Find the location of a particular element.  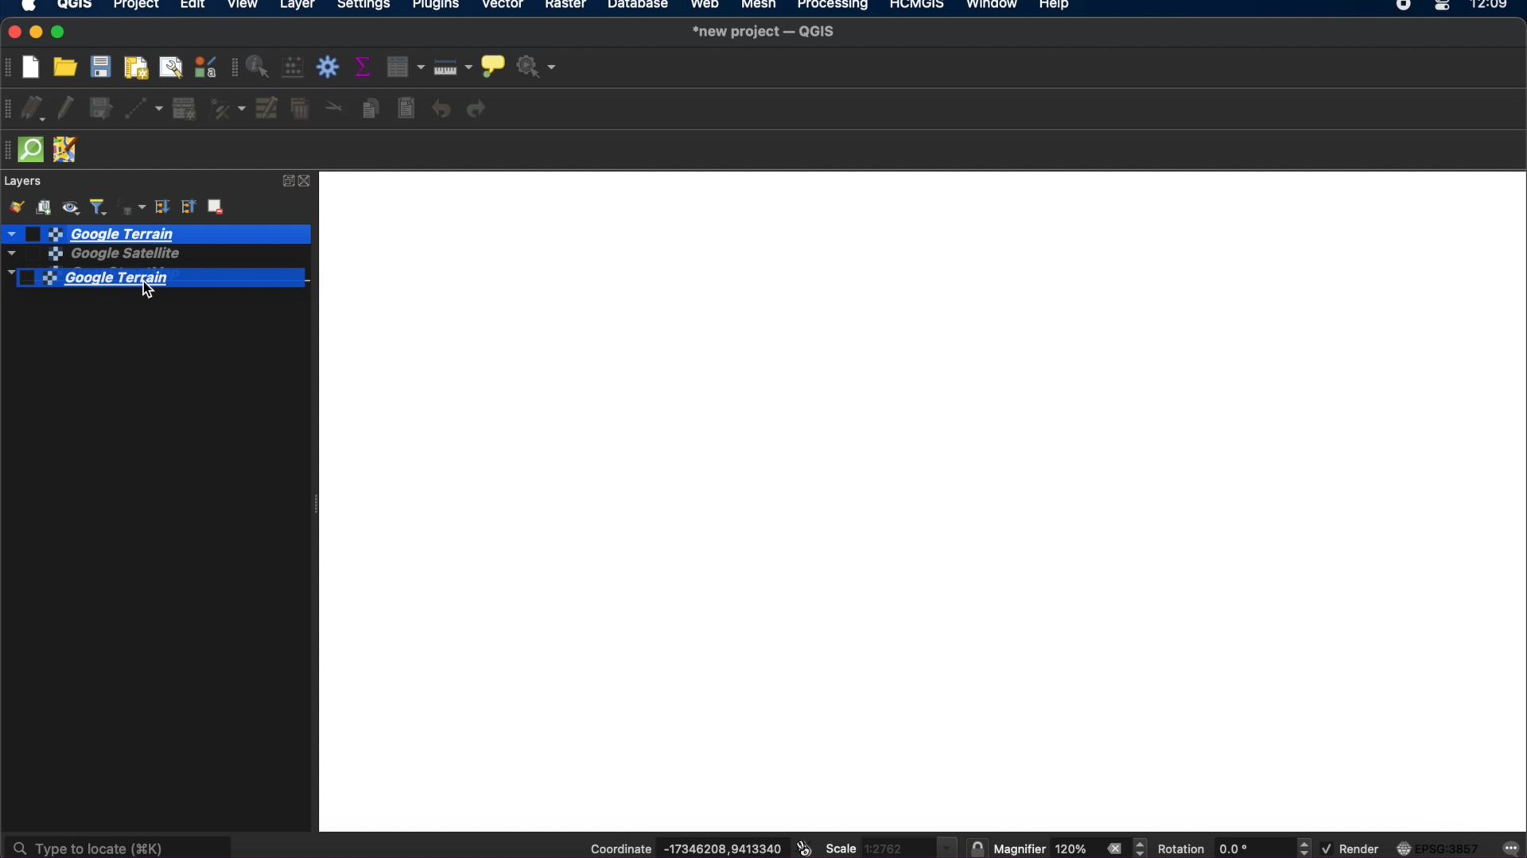

settings is located at coordinates (364, 6).